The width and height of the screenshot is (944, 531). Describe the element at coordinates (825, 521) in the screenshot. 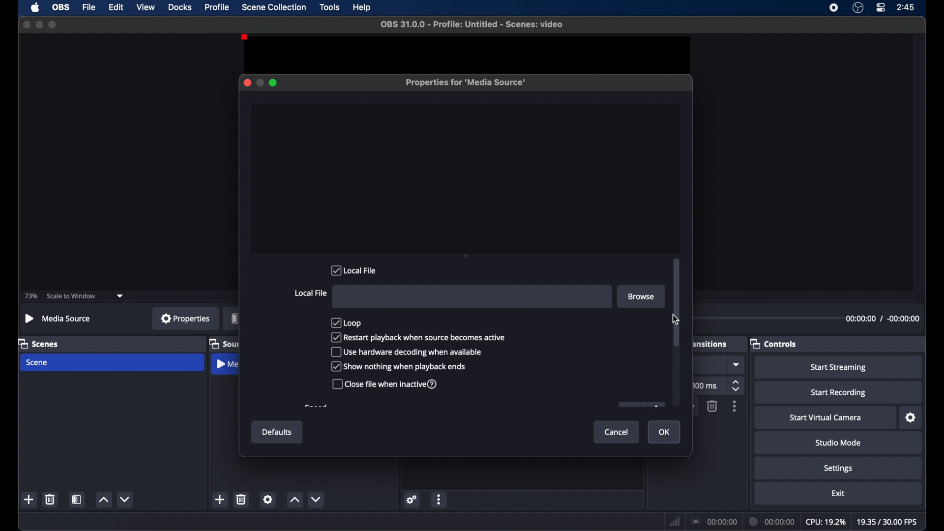

I see `cpu` at that location.